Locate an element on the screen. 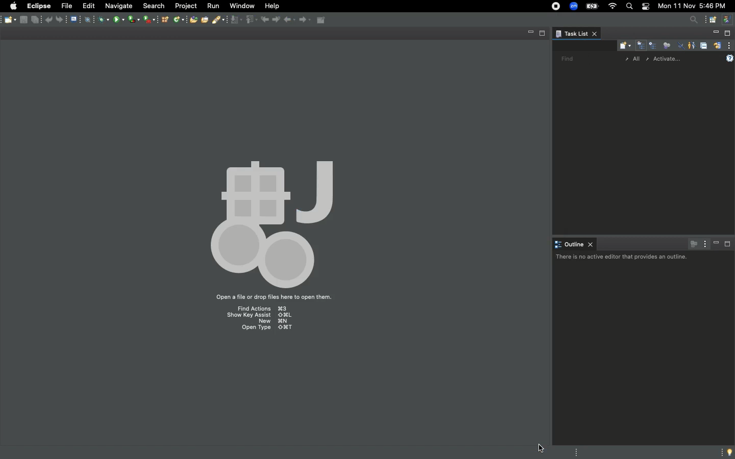  Maximize  is located at coordinates (727, 34).